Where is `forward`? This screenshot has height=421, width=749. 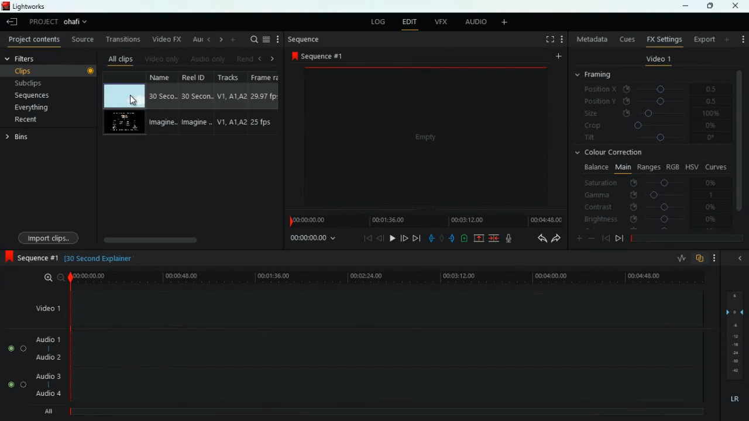
forward is located at coordinates (556, 239).